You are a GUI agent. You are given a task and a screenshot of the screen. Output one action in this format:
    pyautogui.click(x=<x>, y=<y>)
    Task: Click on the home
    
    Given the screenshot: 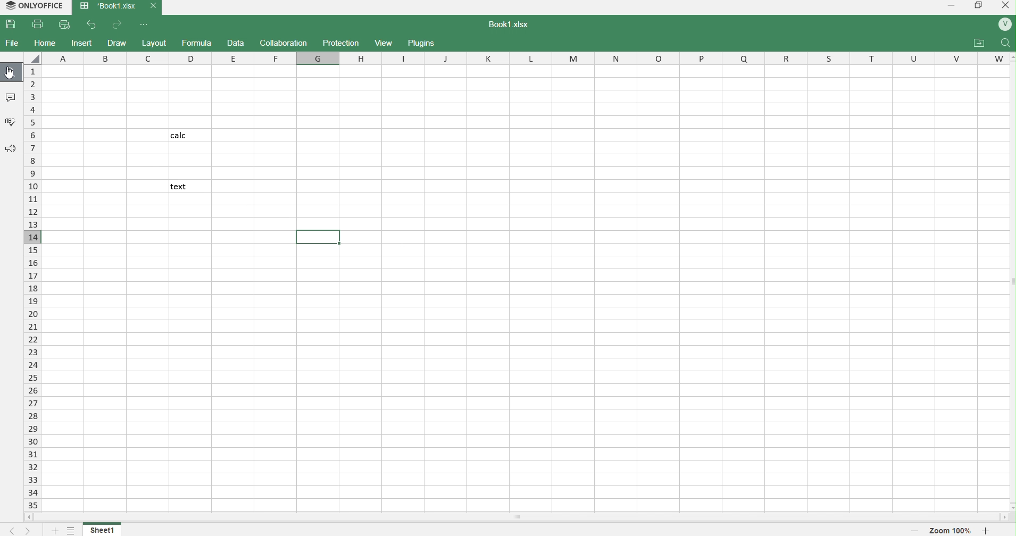 What is the action you would take?
    pyautogui.click(x=48, y=43)
    